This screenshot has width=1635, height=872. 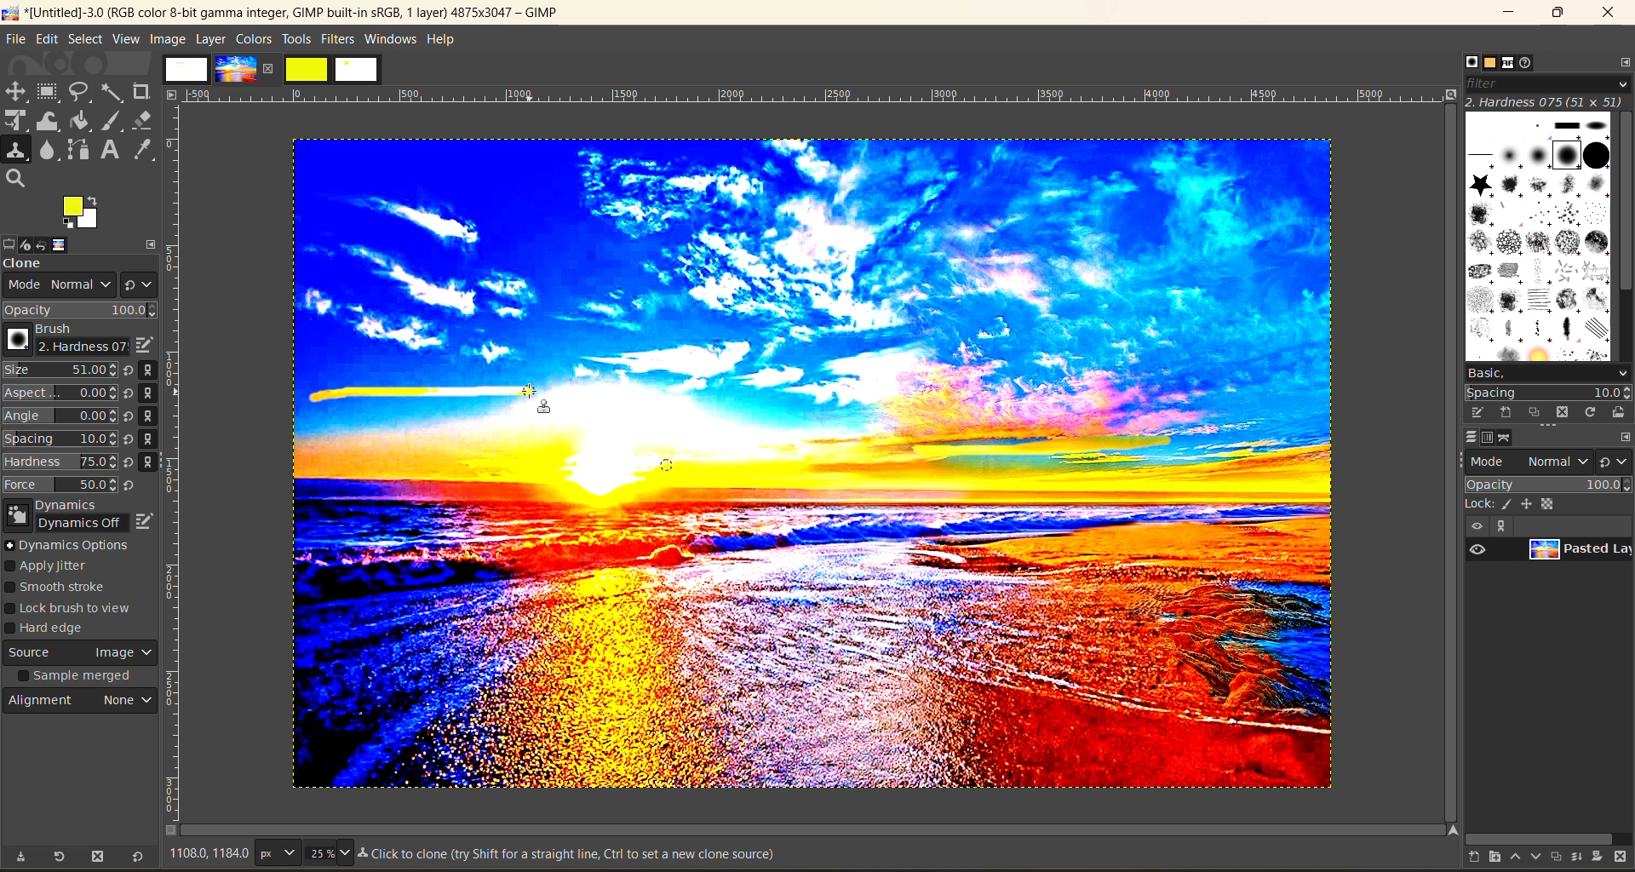 I want to click on horizontal scroll bar, so click(x=1539, y=836).